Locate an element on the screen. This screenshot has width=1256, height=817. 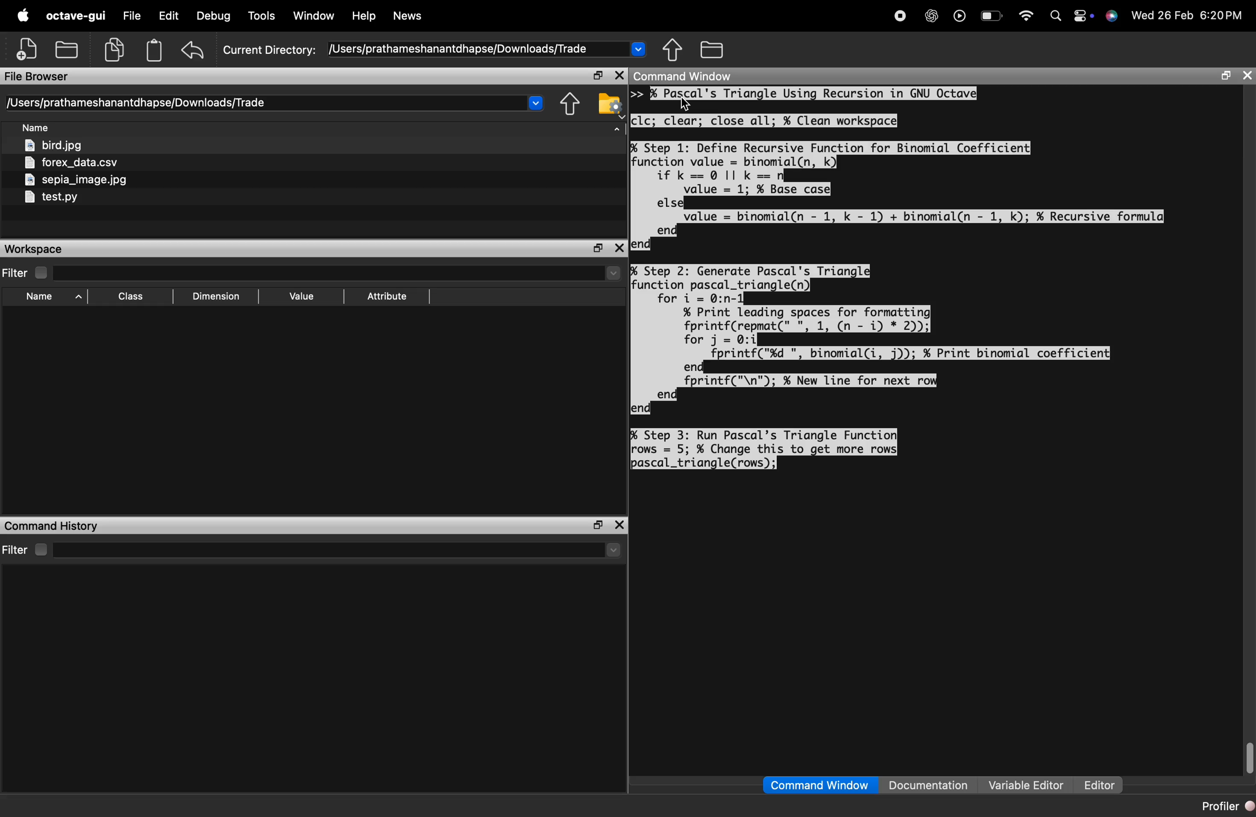
close is located at coordinates (620, 248).